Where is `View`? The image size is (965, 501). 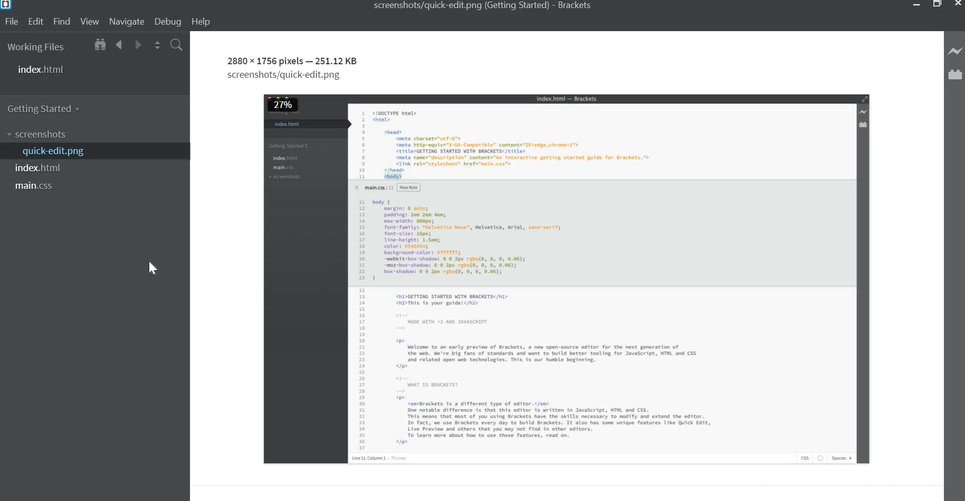 View is located at coordinates (89, 22).